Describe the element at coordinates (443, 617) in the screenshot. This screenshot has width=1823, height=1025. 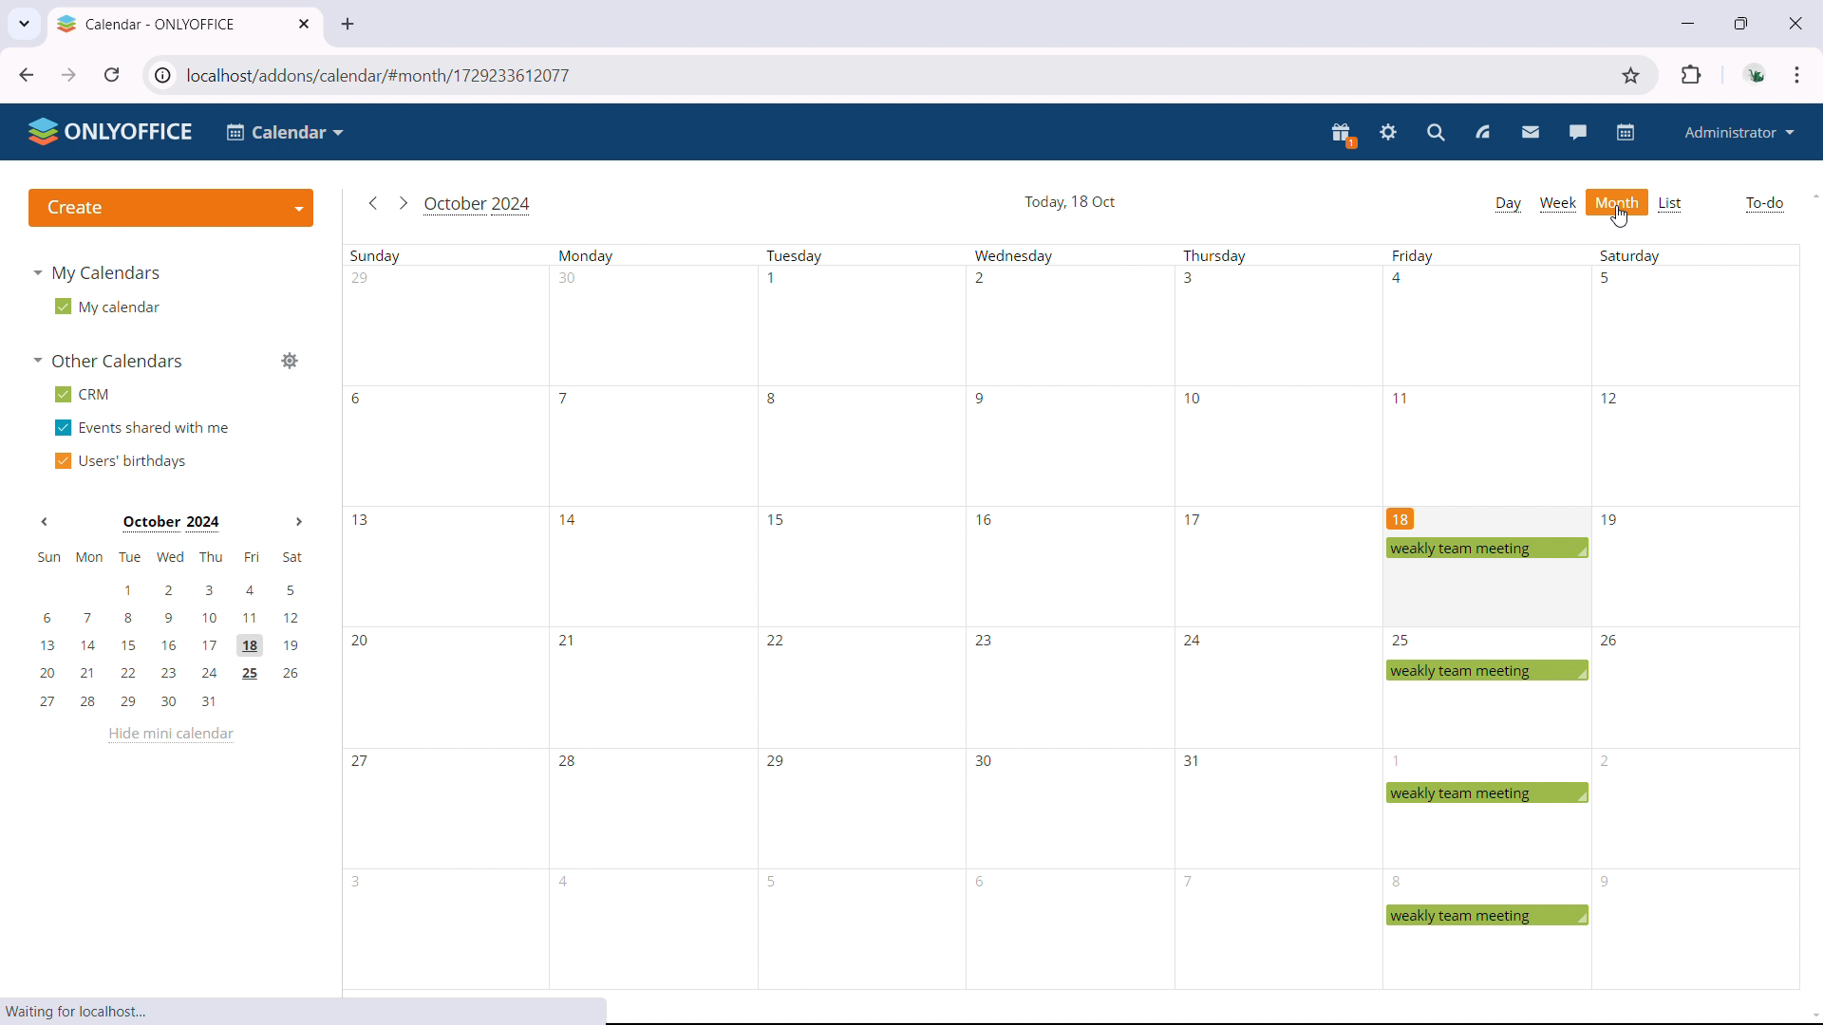
I see `Sunday` at that location.